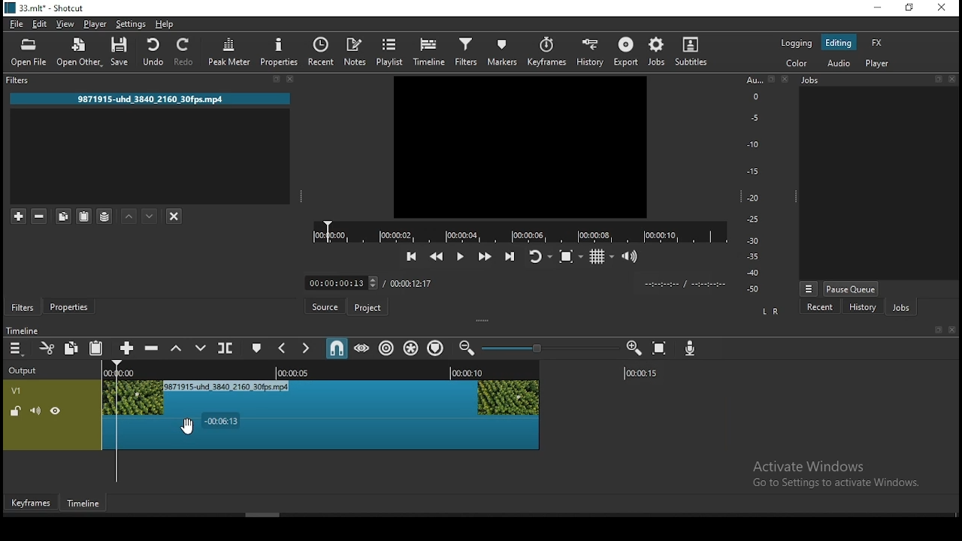  What do you see at coordinates (56, 411) in the screenshot?
I see `view/hide` at bounding box center [56, 411].